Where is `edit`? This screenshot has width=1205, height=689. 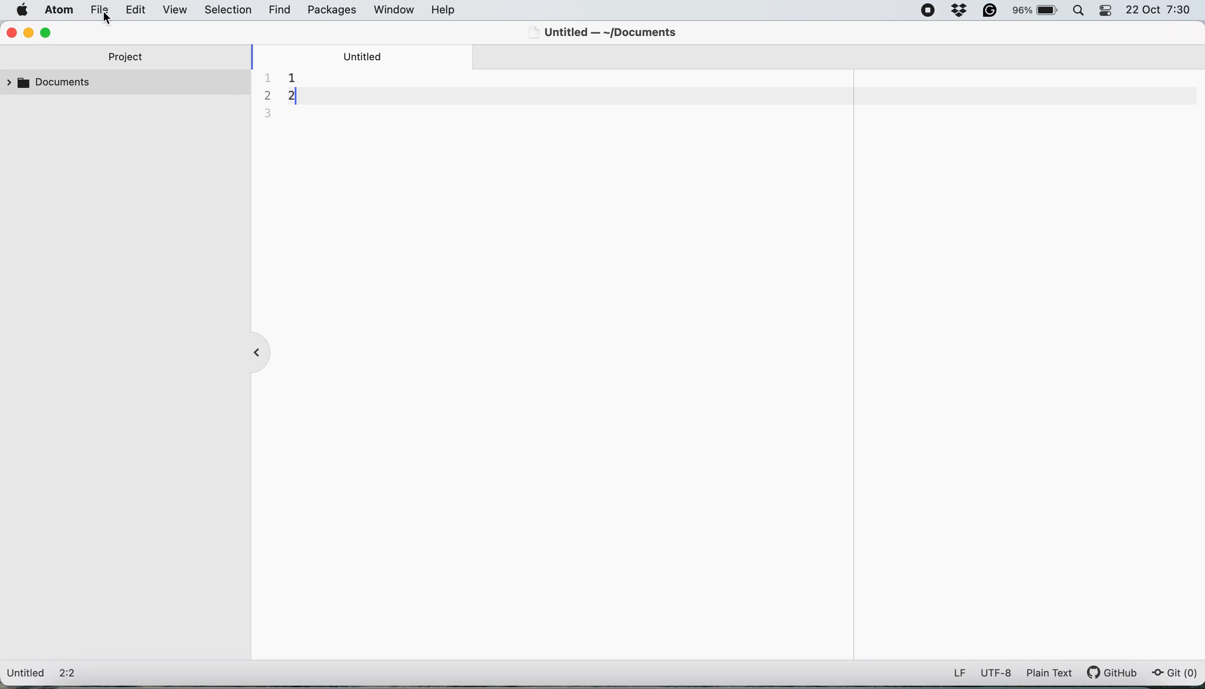 edit is located at coordinates (139, 10).